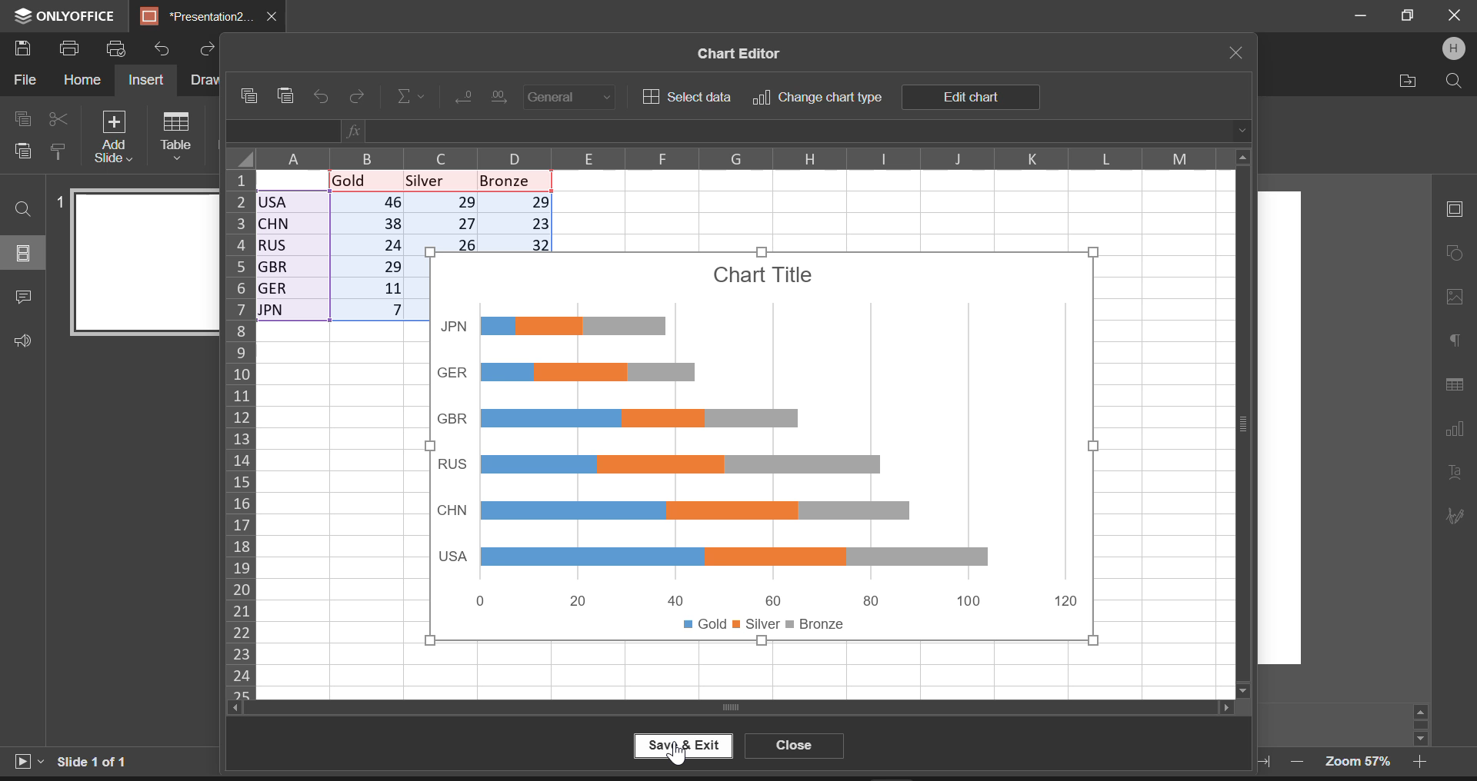 This screenshot has width=1477, height=781. What do you see at coordinates (162, 45) in the screenshot?
I see `Undo` at bounding box center [162, 45].